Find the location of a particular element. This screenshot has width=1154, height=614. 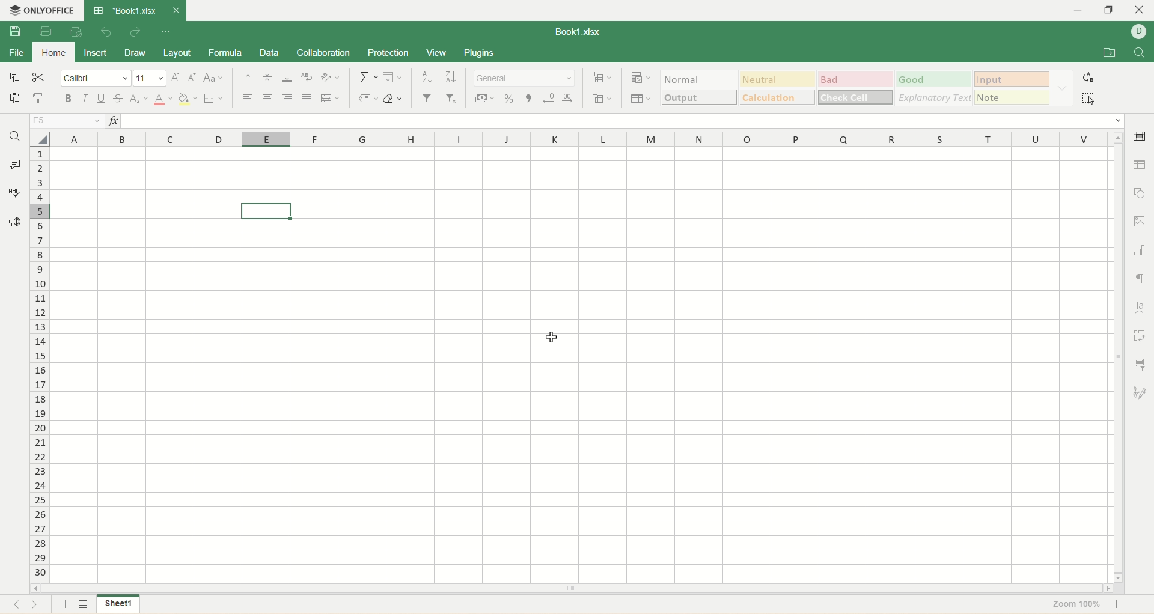

align top is located at coordinates (249, 77).